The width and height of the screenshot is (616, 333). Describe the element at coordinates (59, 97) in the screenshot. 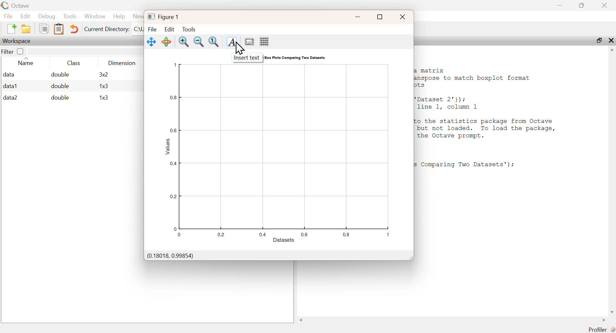

I see `double` at that location.